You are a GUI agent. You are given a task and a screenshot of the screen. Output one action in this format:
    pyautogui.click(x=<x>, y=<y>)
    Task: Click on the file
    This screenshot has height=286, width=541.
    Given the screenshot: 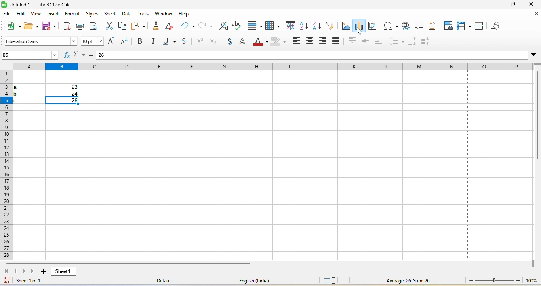 What is the action you would take?
    pyautogui.click(x=9, y=14)
    